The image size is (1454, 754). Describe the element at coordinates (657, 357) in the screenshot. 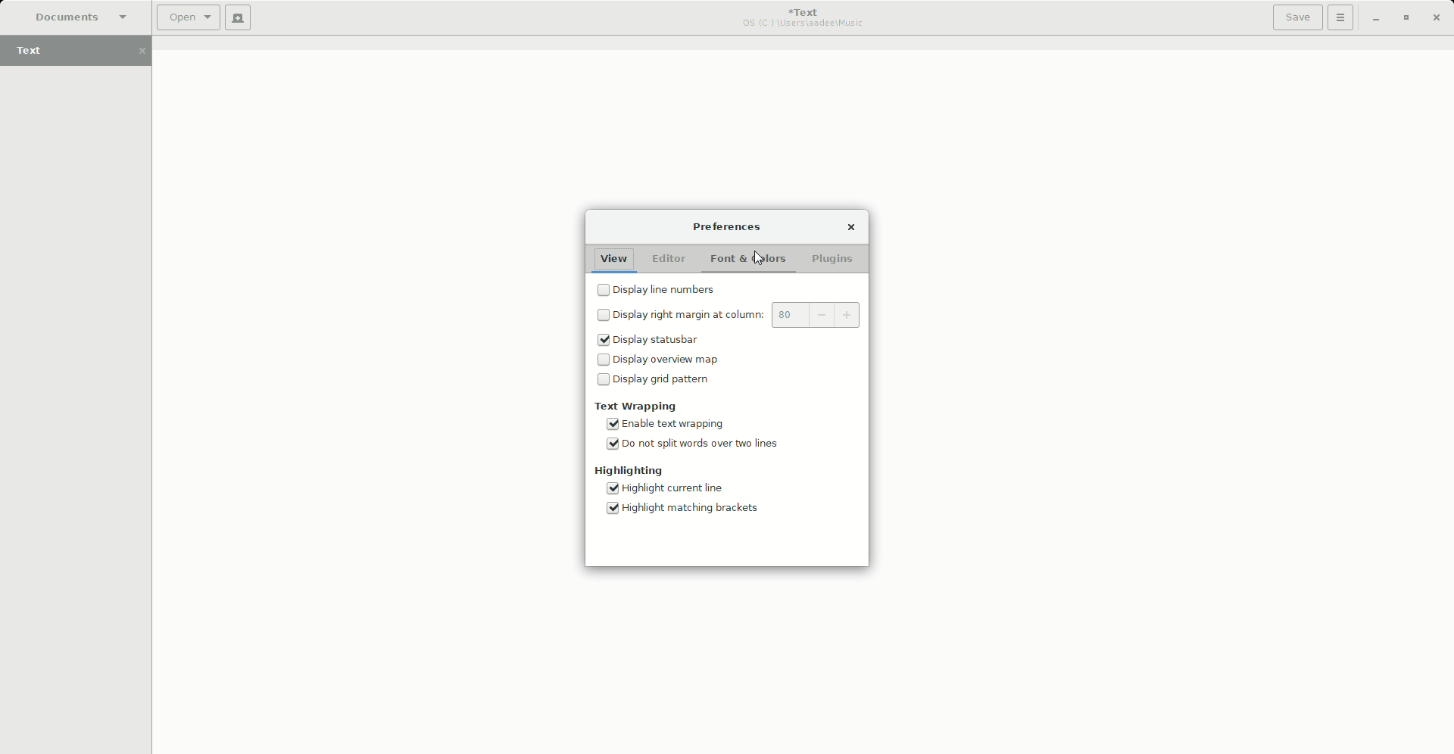

I see `Display overview map` at that location.